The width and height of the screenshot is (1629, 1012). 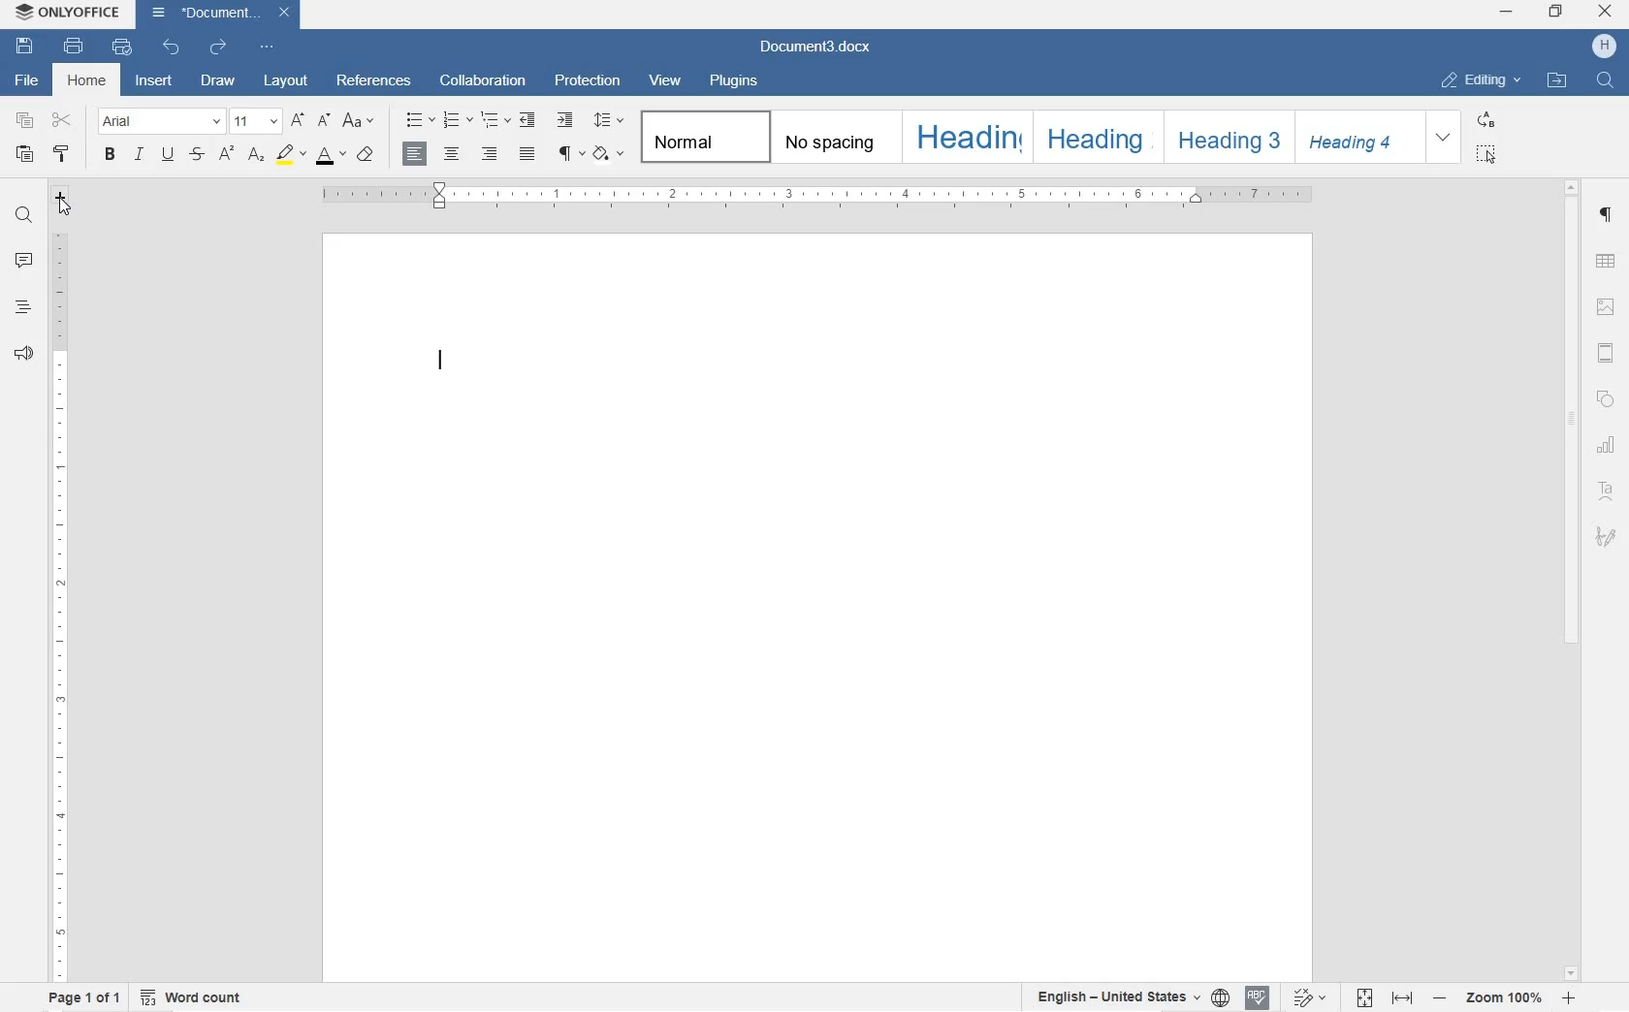 I want to click on CUT, so click(x=63, y=119).